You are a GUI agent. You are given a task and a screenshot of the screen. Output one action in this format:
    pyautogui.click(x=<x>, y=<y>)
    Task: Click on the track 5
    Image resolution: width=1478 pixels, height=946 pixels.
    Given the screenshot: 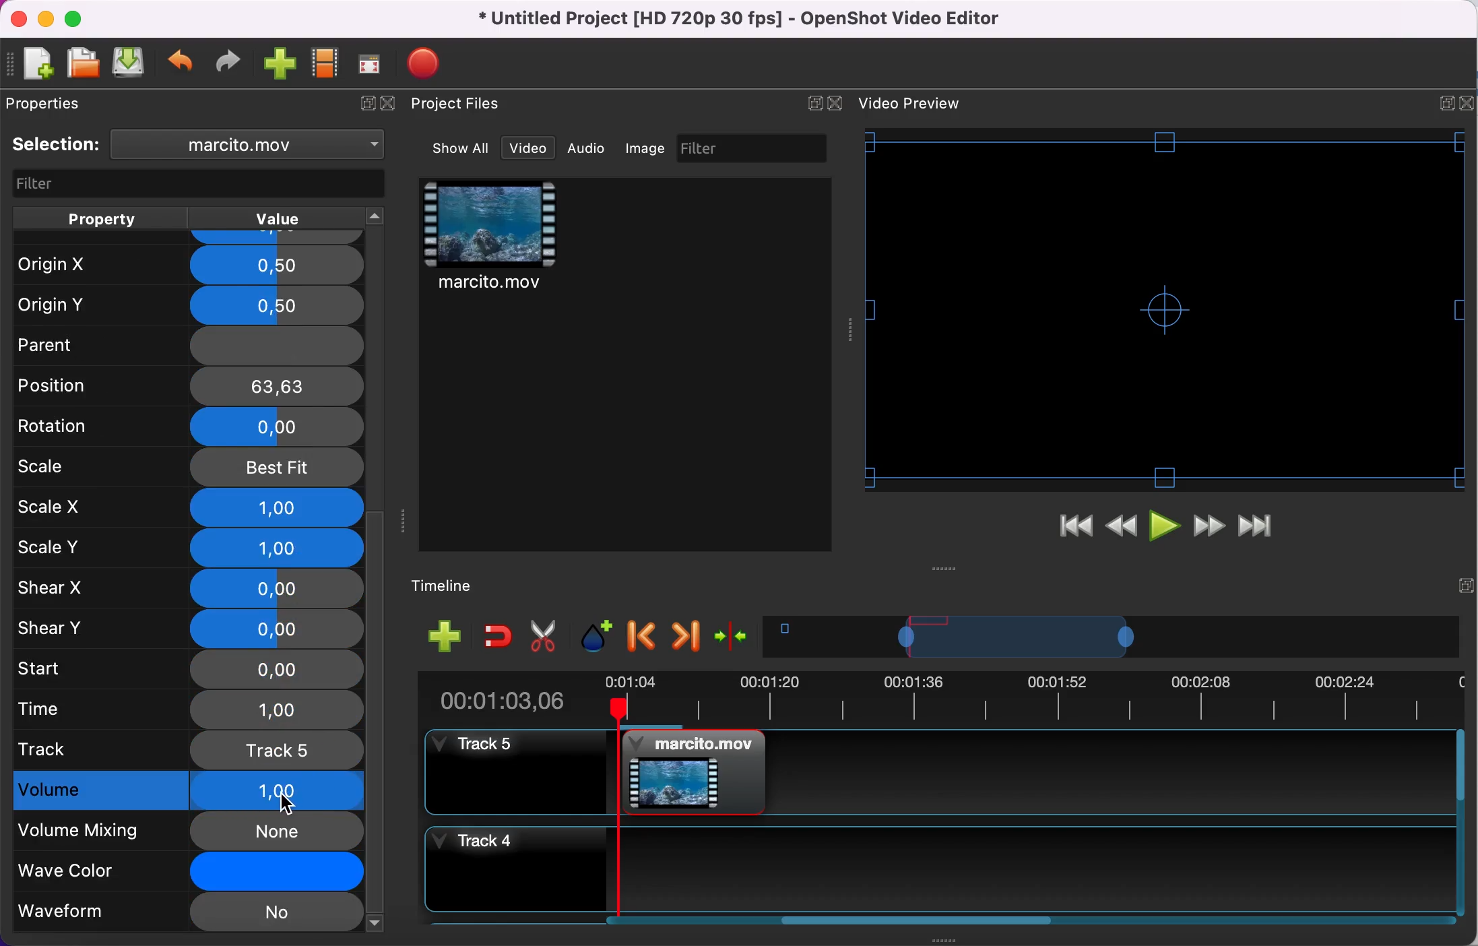 What is the action you would take?
    pyautogui.click(x=938, y=772)
    